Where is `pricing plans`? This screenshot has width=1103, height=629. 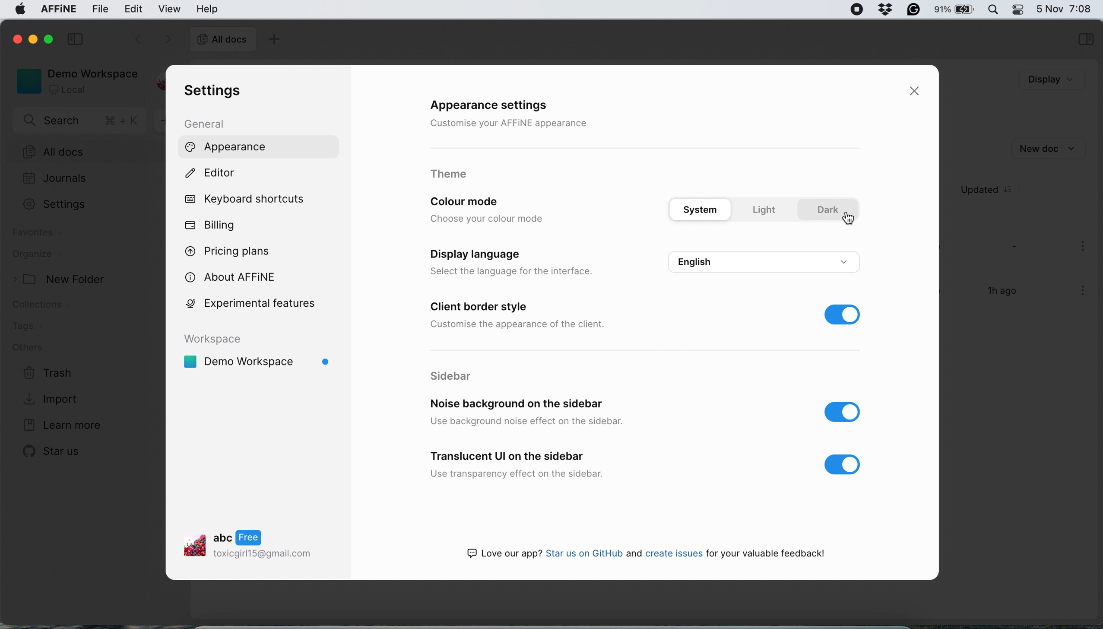
pricing plans is located at coordinates (229, 254).